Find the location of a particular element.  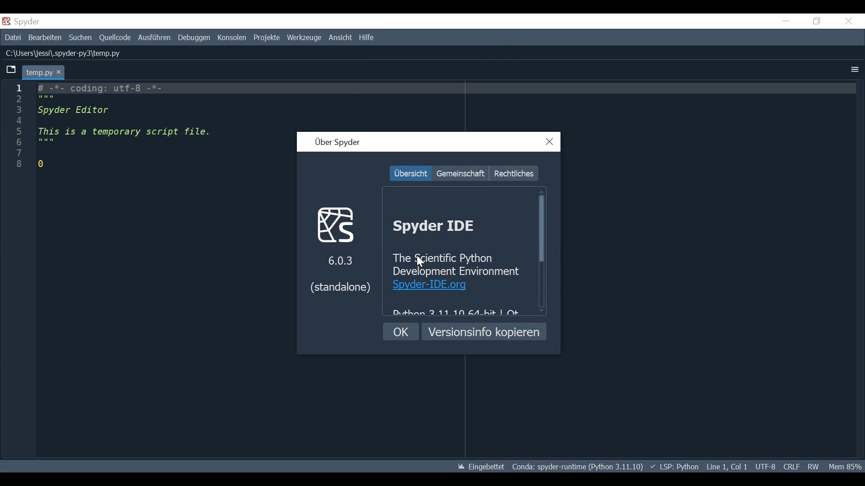

Language is located at coordinates (675, 467).